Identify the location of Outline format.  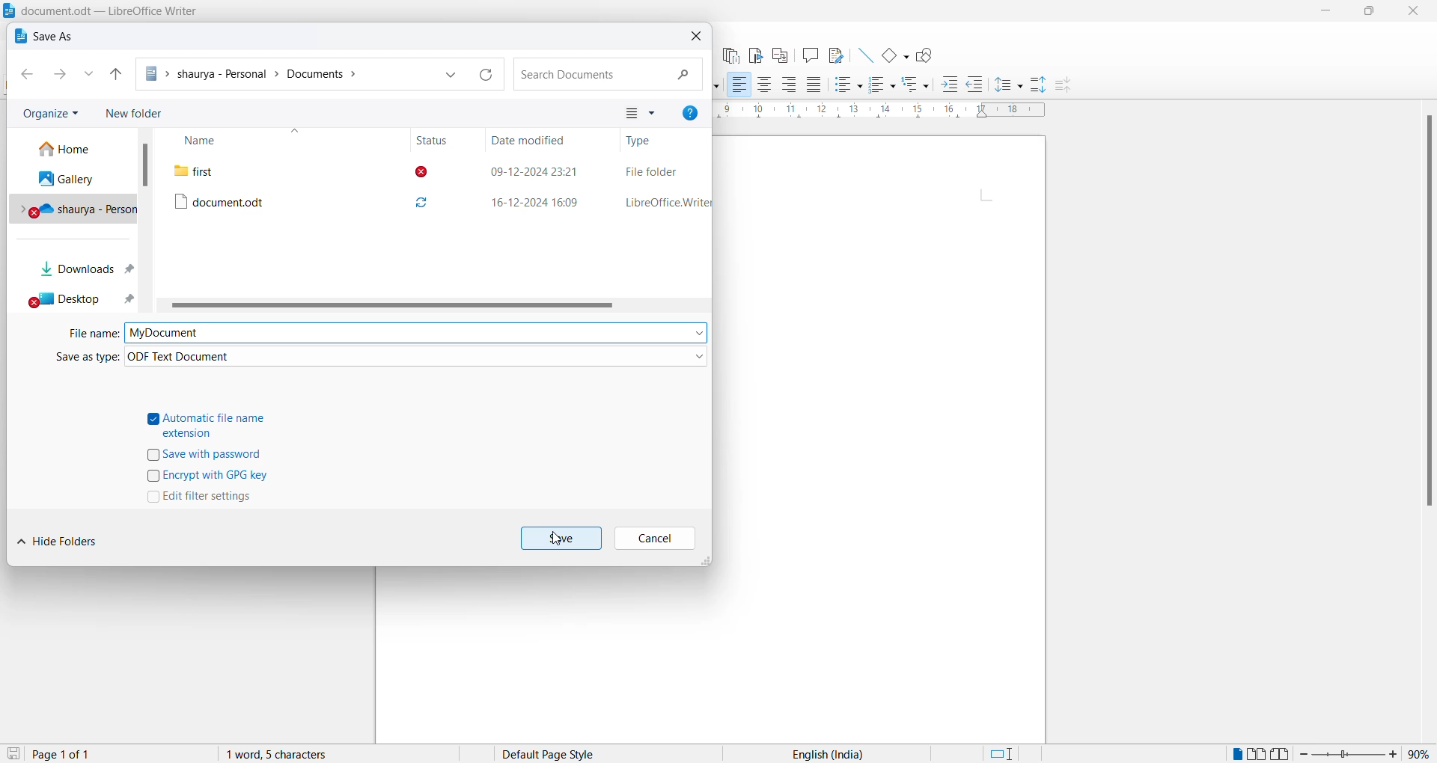
(917, 85).